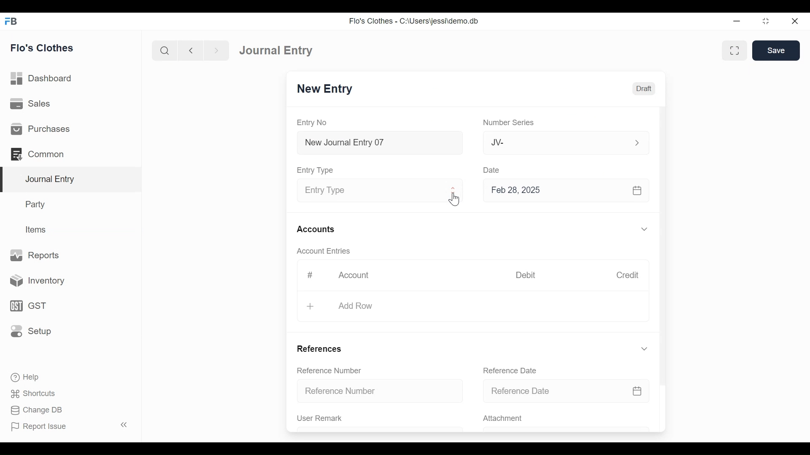 The image size is (810, 455). What do you see at coordinates (312, 122) in the screenshot?
I see `Entry No` at bounding box center [312, 122].